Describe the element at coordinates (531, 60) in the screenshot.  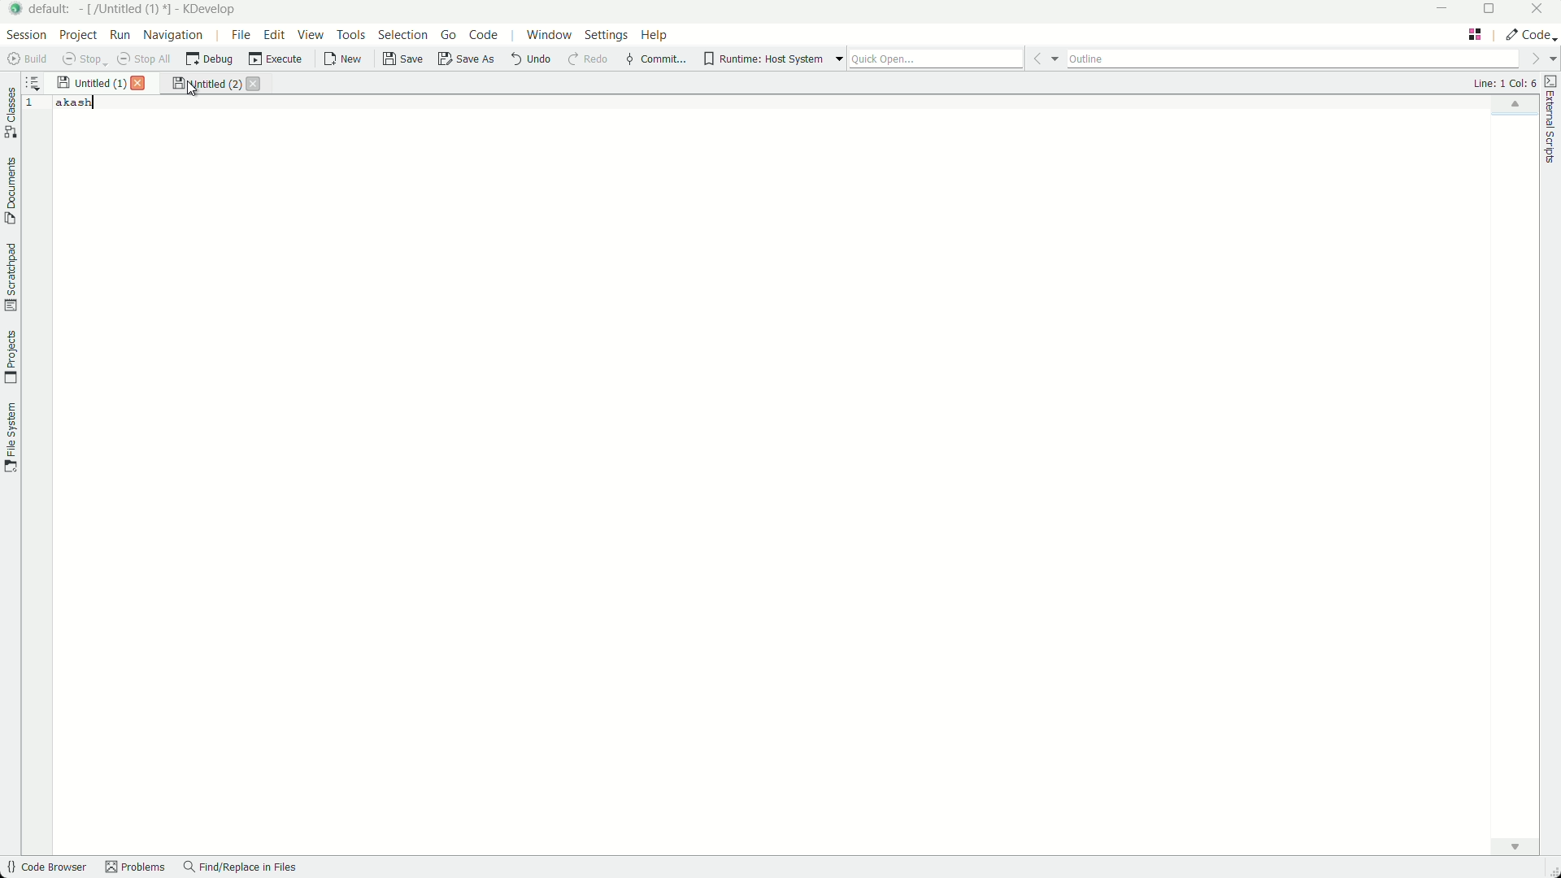
I see `undo` at that location.